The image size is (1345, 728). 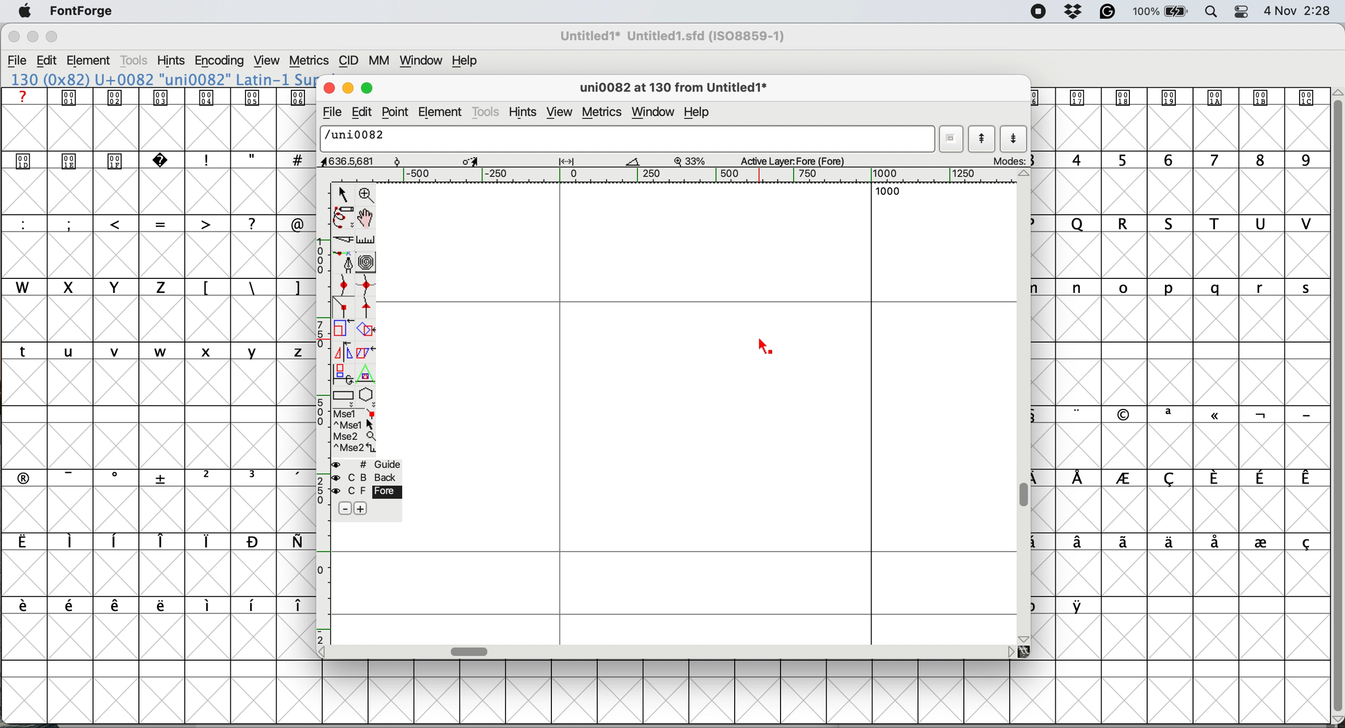 What do you see at coordinates (1075, 11) in the screenshot?
I see `dropbox` at bounding box center [1075, 11].